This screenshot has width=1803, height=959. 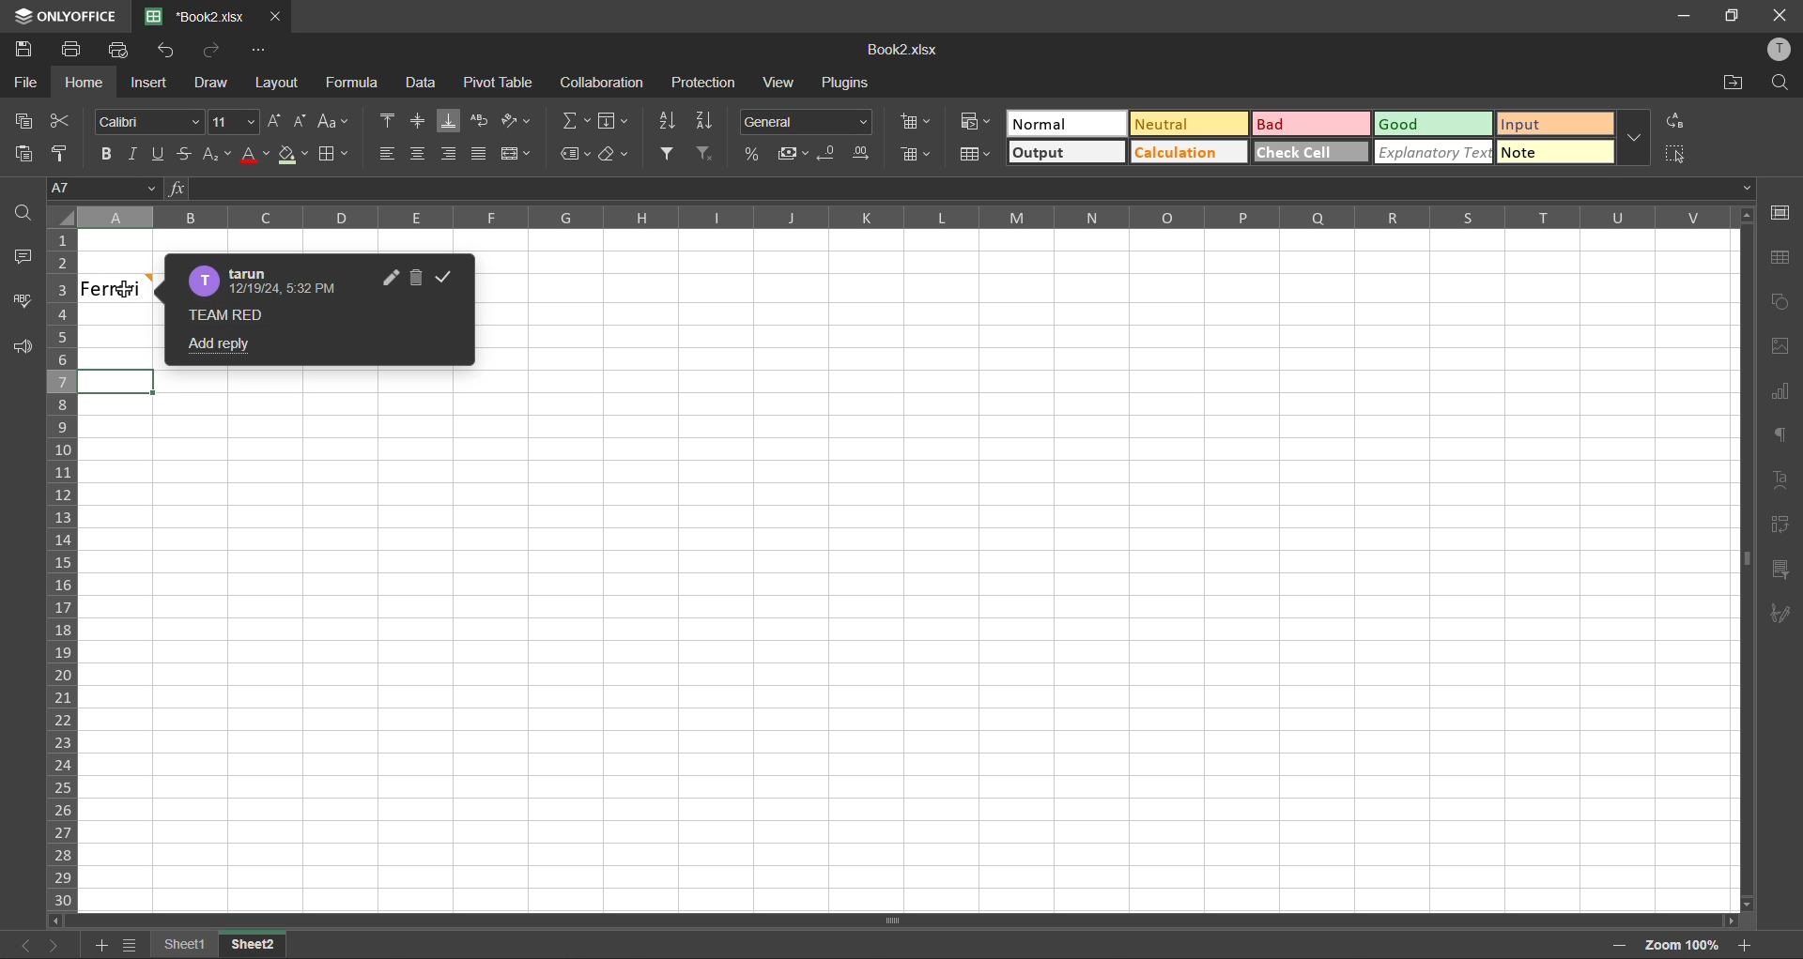 I want to click on font size, so click(x=234, y=123).